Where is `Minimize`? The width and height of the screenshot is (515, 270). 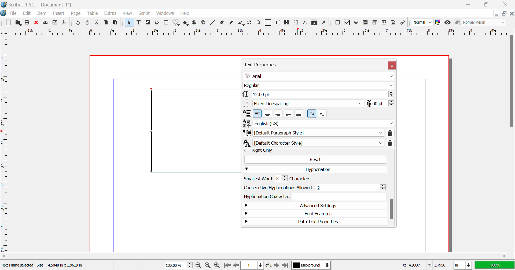
Minimize is located at coordinates (487, 4).